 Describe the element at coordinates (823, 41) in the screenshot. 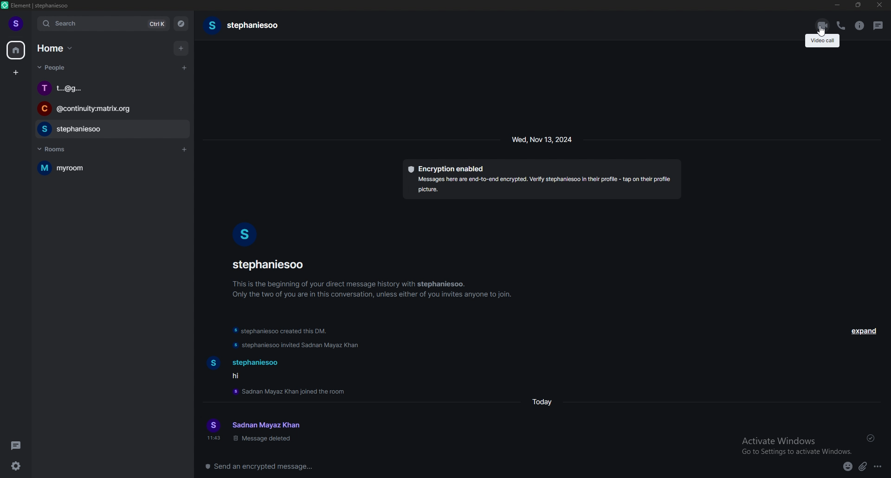

I see `tooltip` at that location.